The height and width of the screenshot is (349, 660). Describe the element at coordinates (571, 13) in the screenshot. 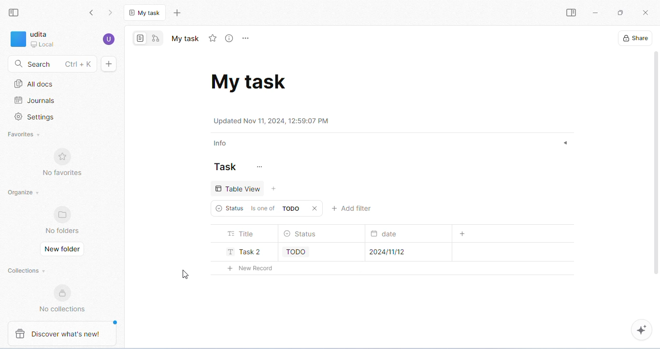

I see `open sidebar` at that location.